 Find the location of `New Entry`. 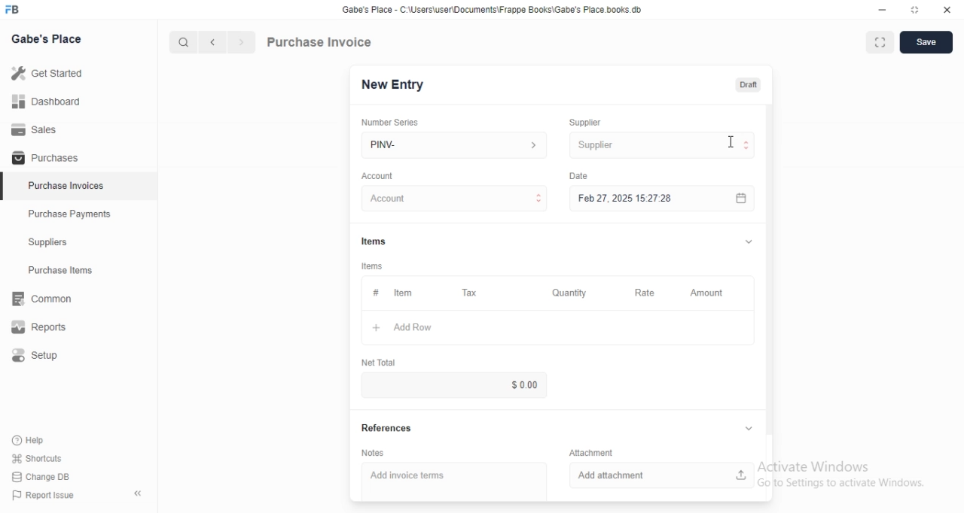

New Entry is located at coordinates (393, 85).